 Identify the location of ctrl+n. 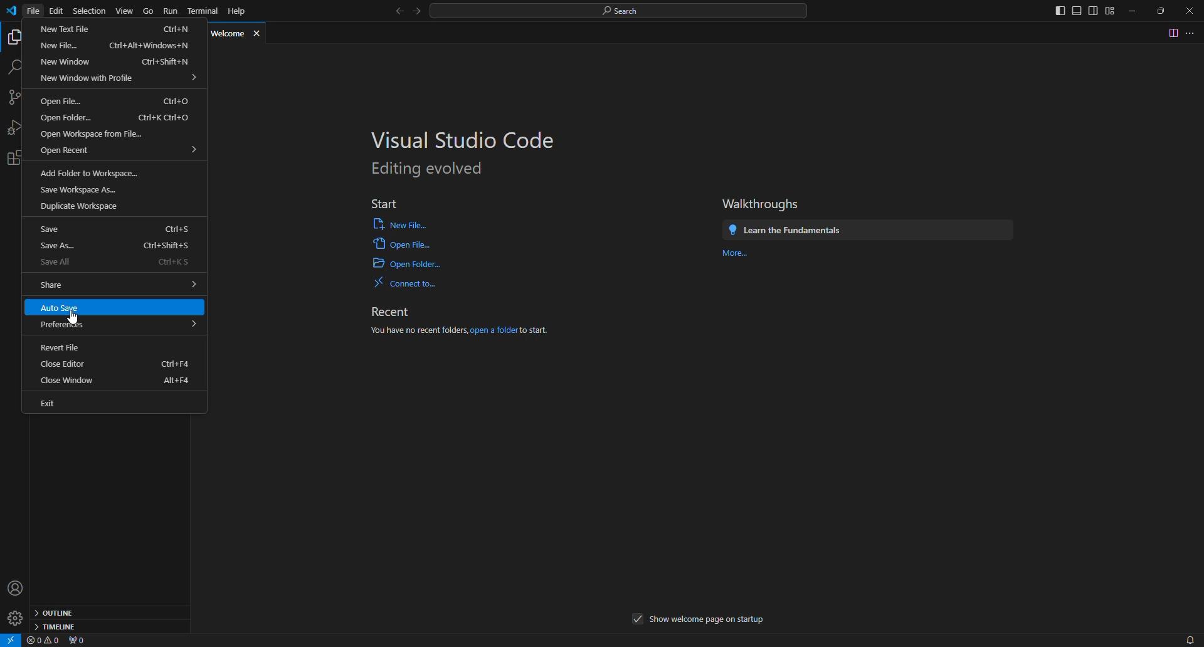
(174, 29).